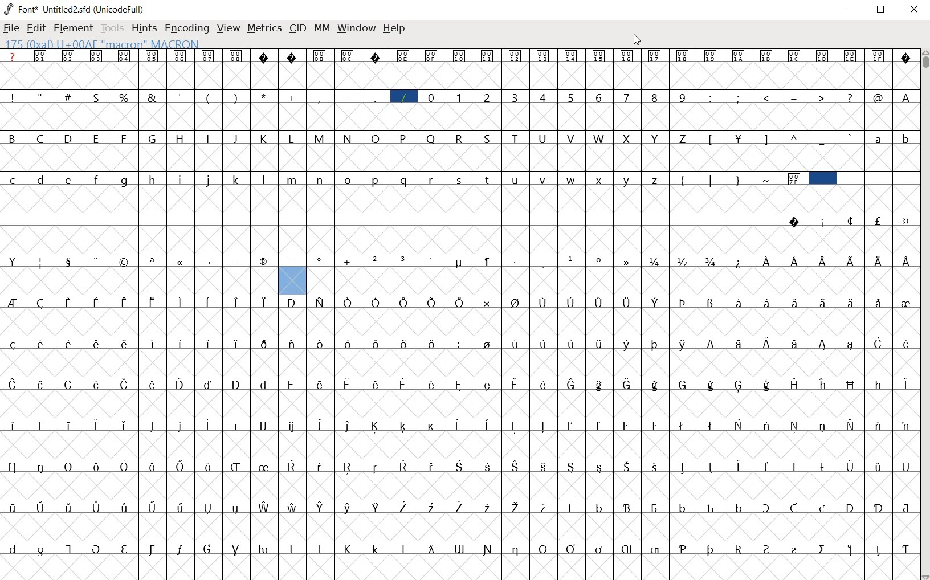  Describe the element at coordinates (544, 344) in the screenshot. I see `Symbol` at that location.